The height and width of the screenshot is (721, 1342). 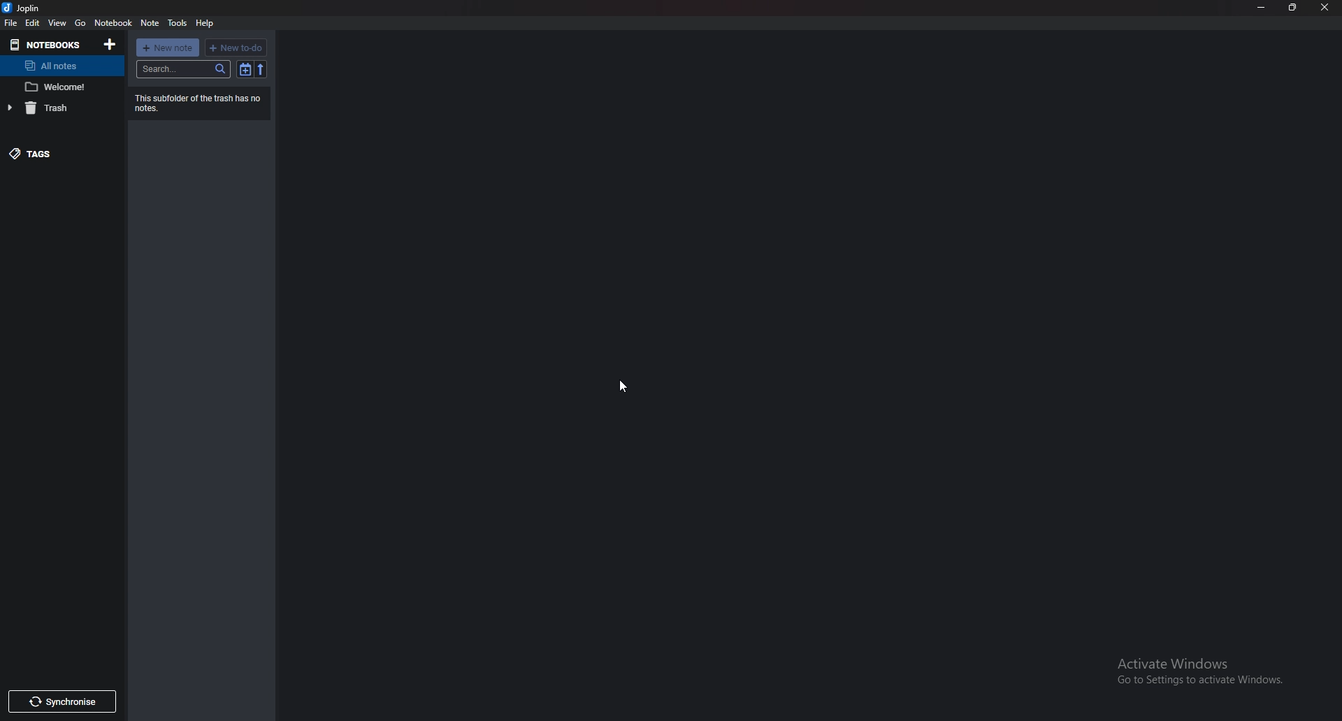 I want to click on go, so click(x=81, y=23).